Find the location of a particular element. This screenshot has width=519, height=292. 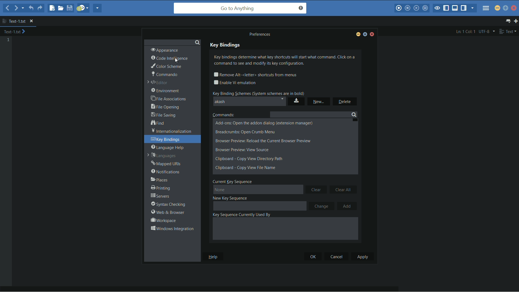

file saving is located at coordinates (163, 115).